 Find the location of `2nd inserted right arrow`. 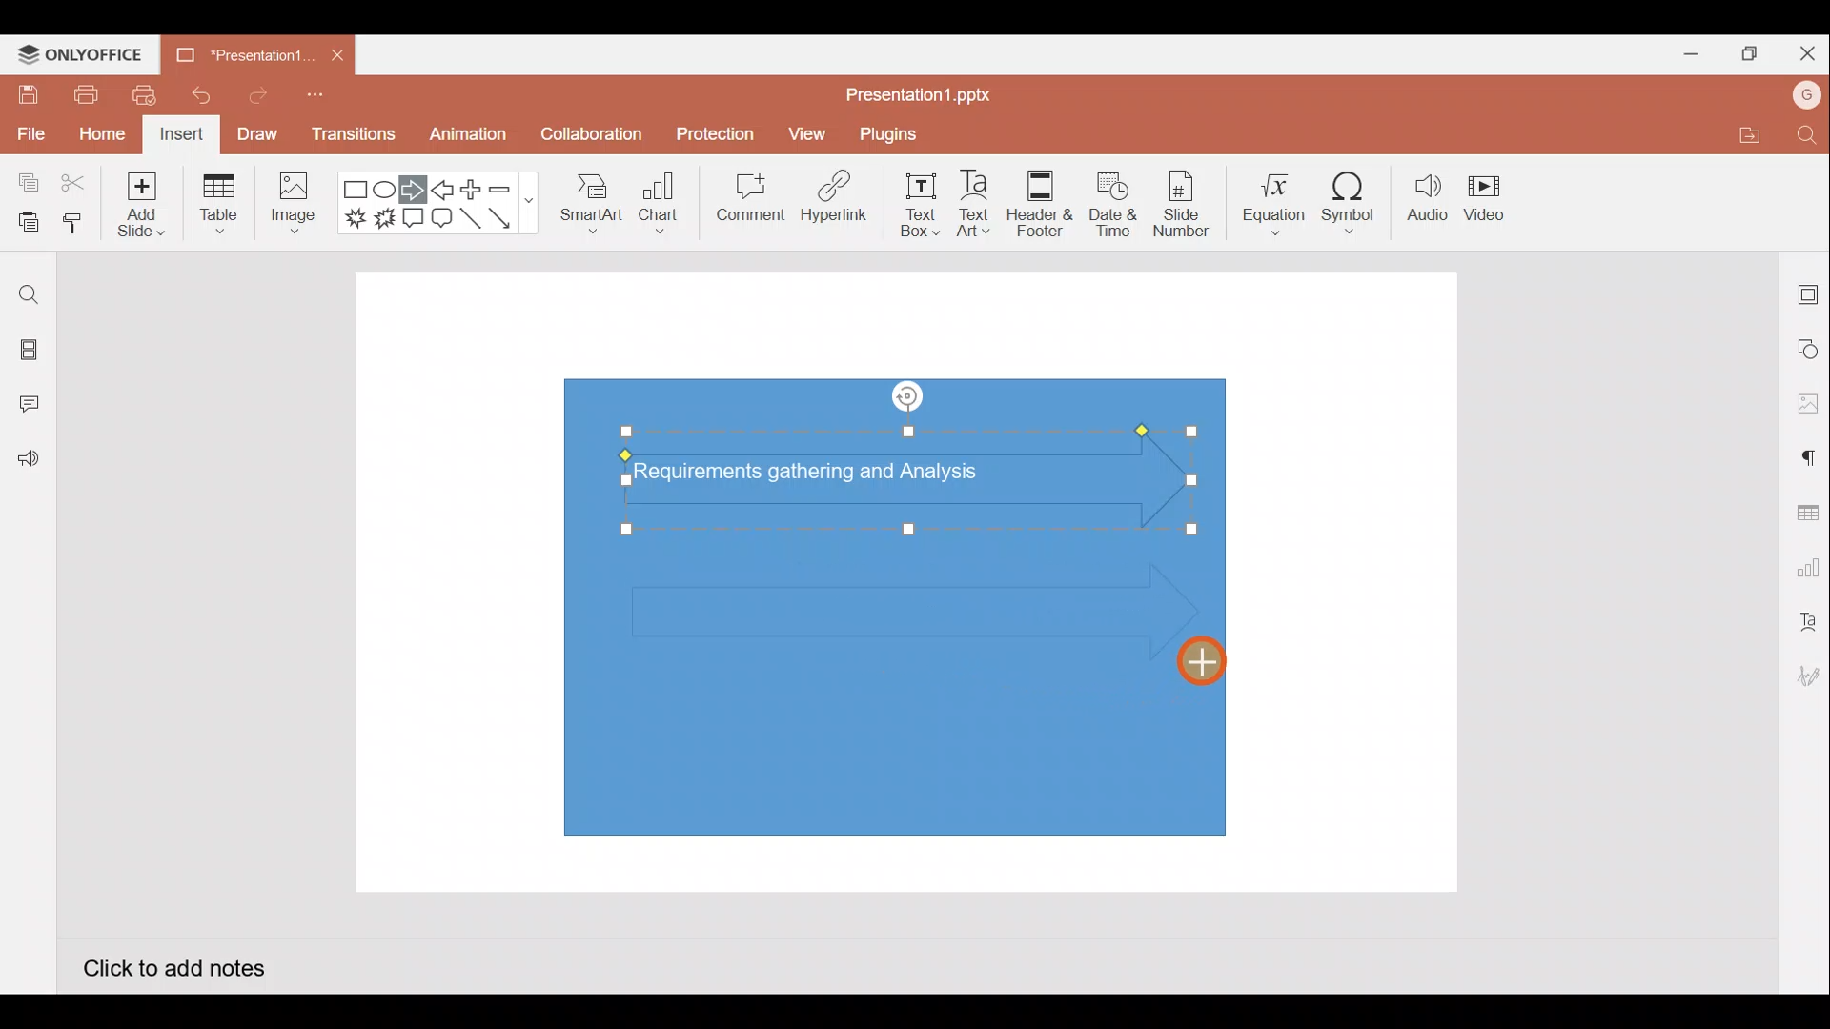

2nd inserted right arrow is located at coordinates (886, 609).